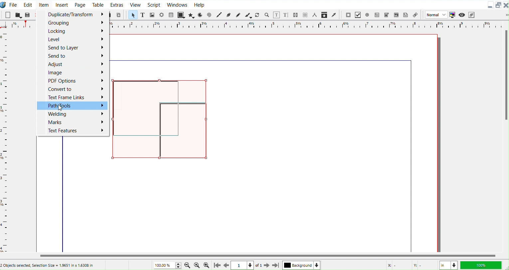  What do you see at coordinates (162, 15) in the screenshot?
I see `Render frame` at bounding box center [162, 15].